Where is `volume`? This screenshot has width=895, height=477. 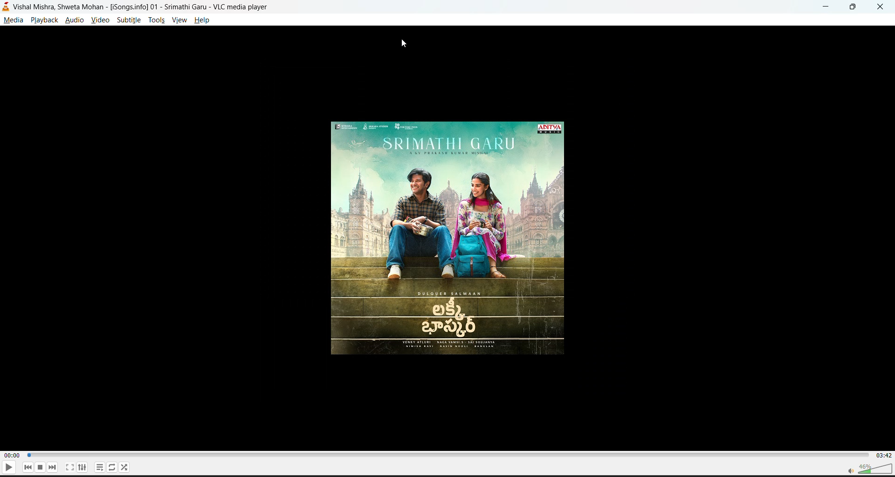 volume is located at coordinates (865, 468).